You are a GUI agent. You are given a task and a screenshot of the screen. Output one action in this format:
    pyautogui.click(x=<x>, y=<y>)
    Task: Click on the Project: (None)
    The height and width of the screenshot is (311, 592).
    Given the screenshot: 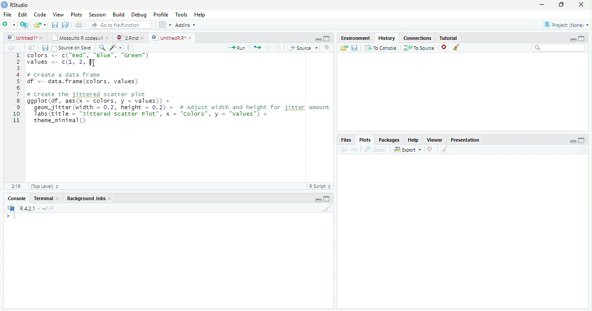 What is the action you would take?
    pyautogui.click(x=566, y=25)
    